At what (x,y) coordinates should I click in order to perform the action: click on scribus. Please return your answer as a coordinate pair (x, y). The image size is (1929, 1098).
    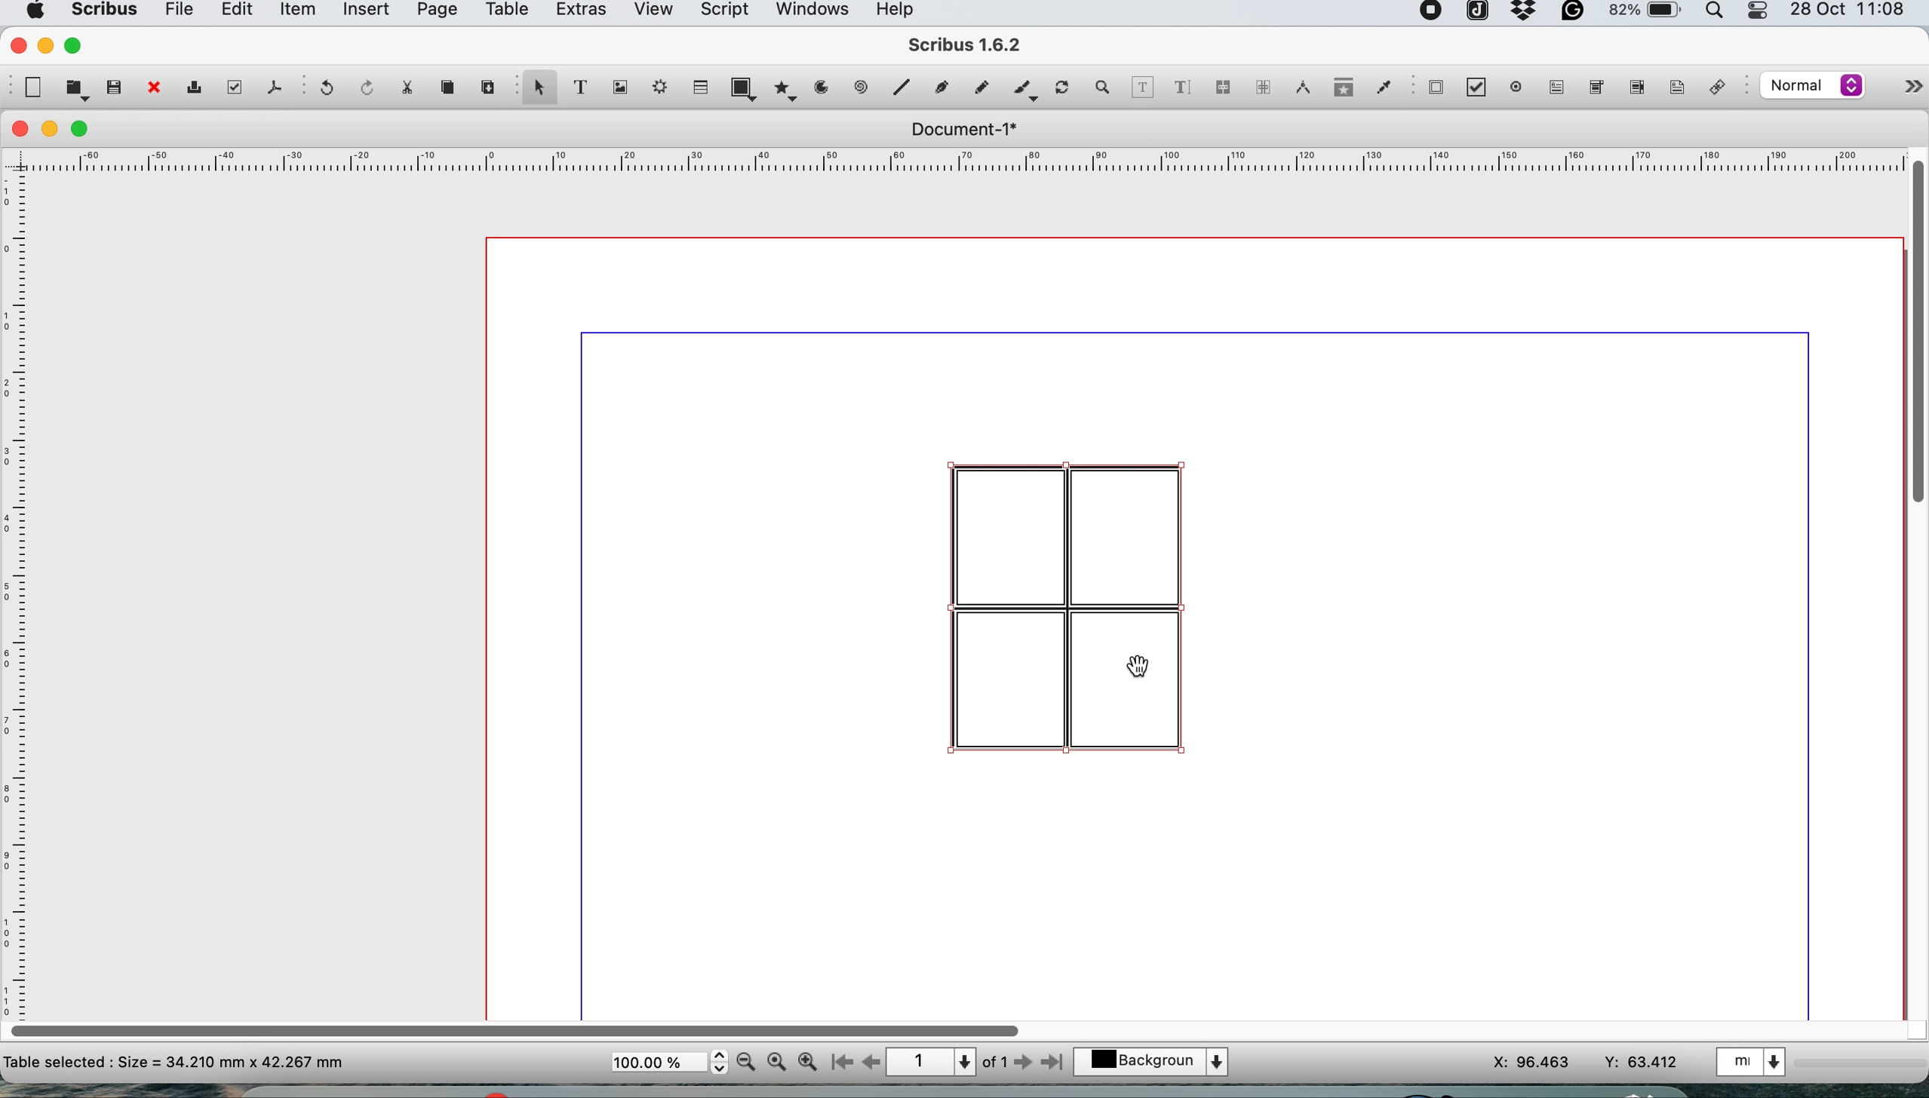
    Looking at the image, I should click on (102, 12).